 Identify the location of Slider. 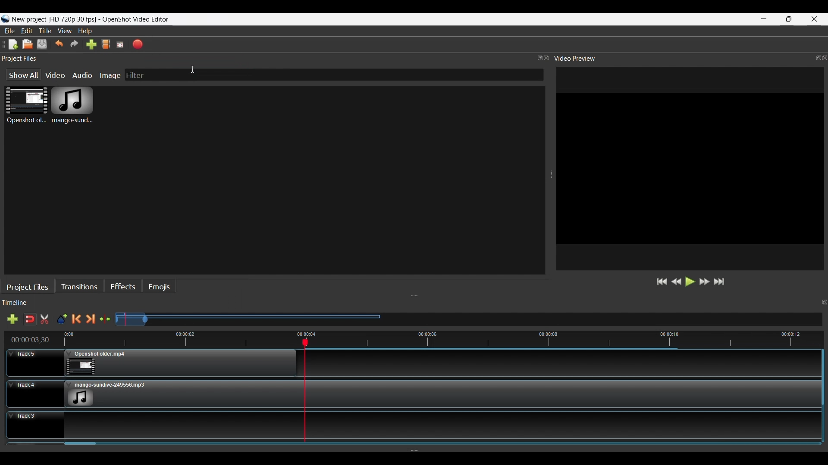
(446, 445).